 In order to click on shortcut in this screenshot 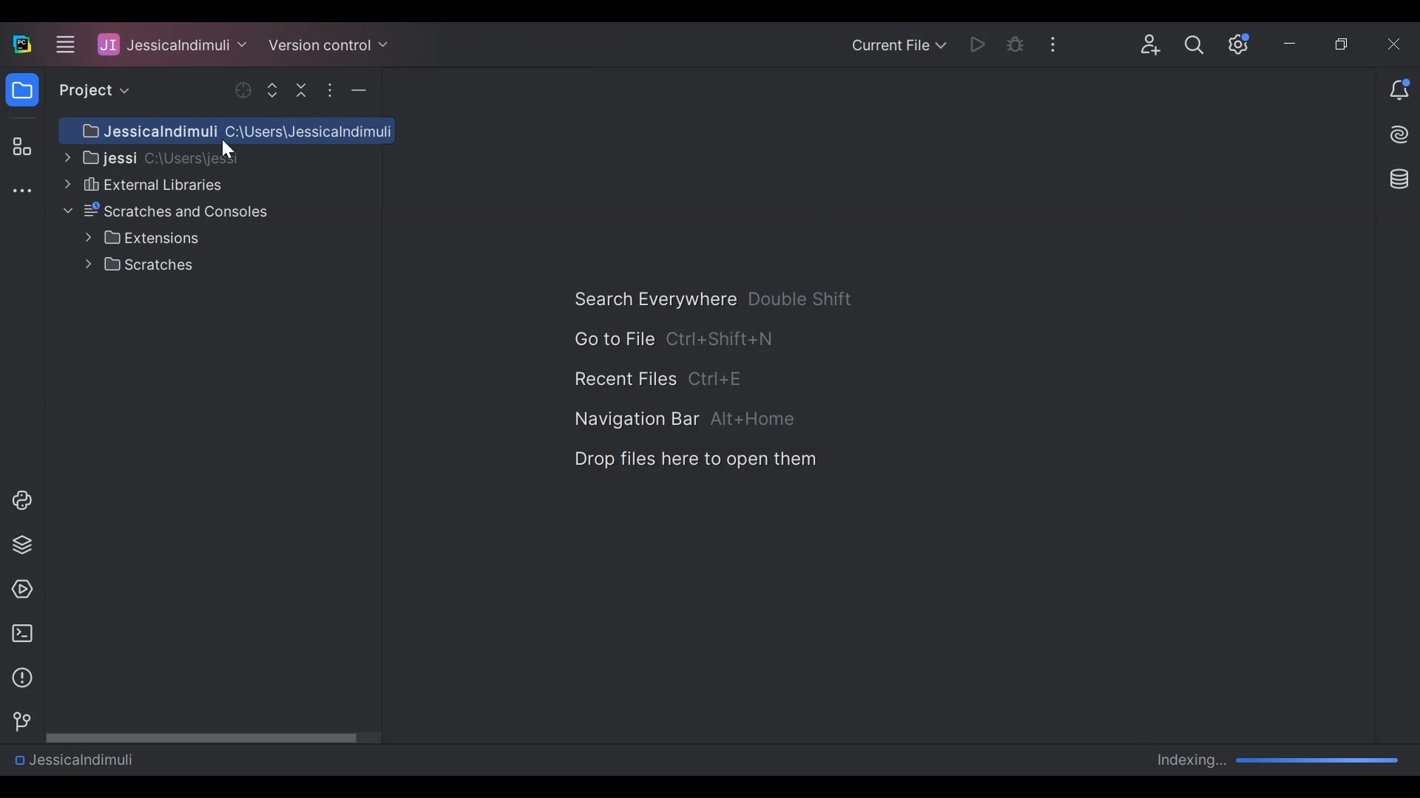, I will do `click(802, 299)`.